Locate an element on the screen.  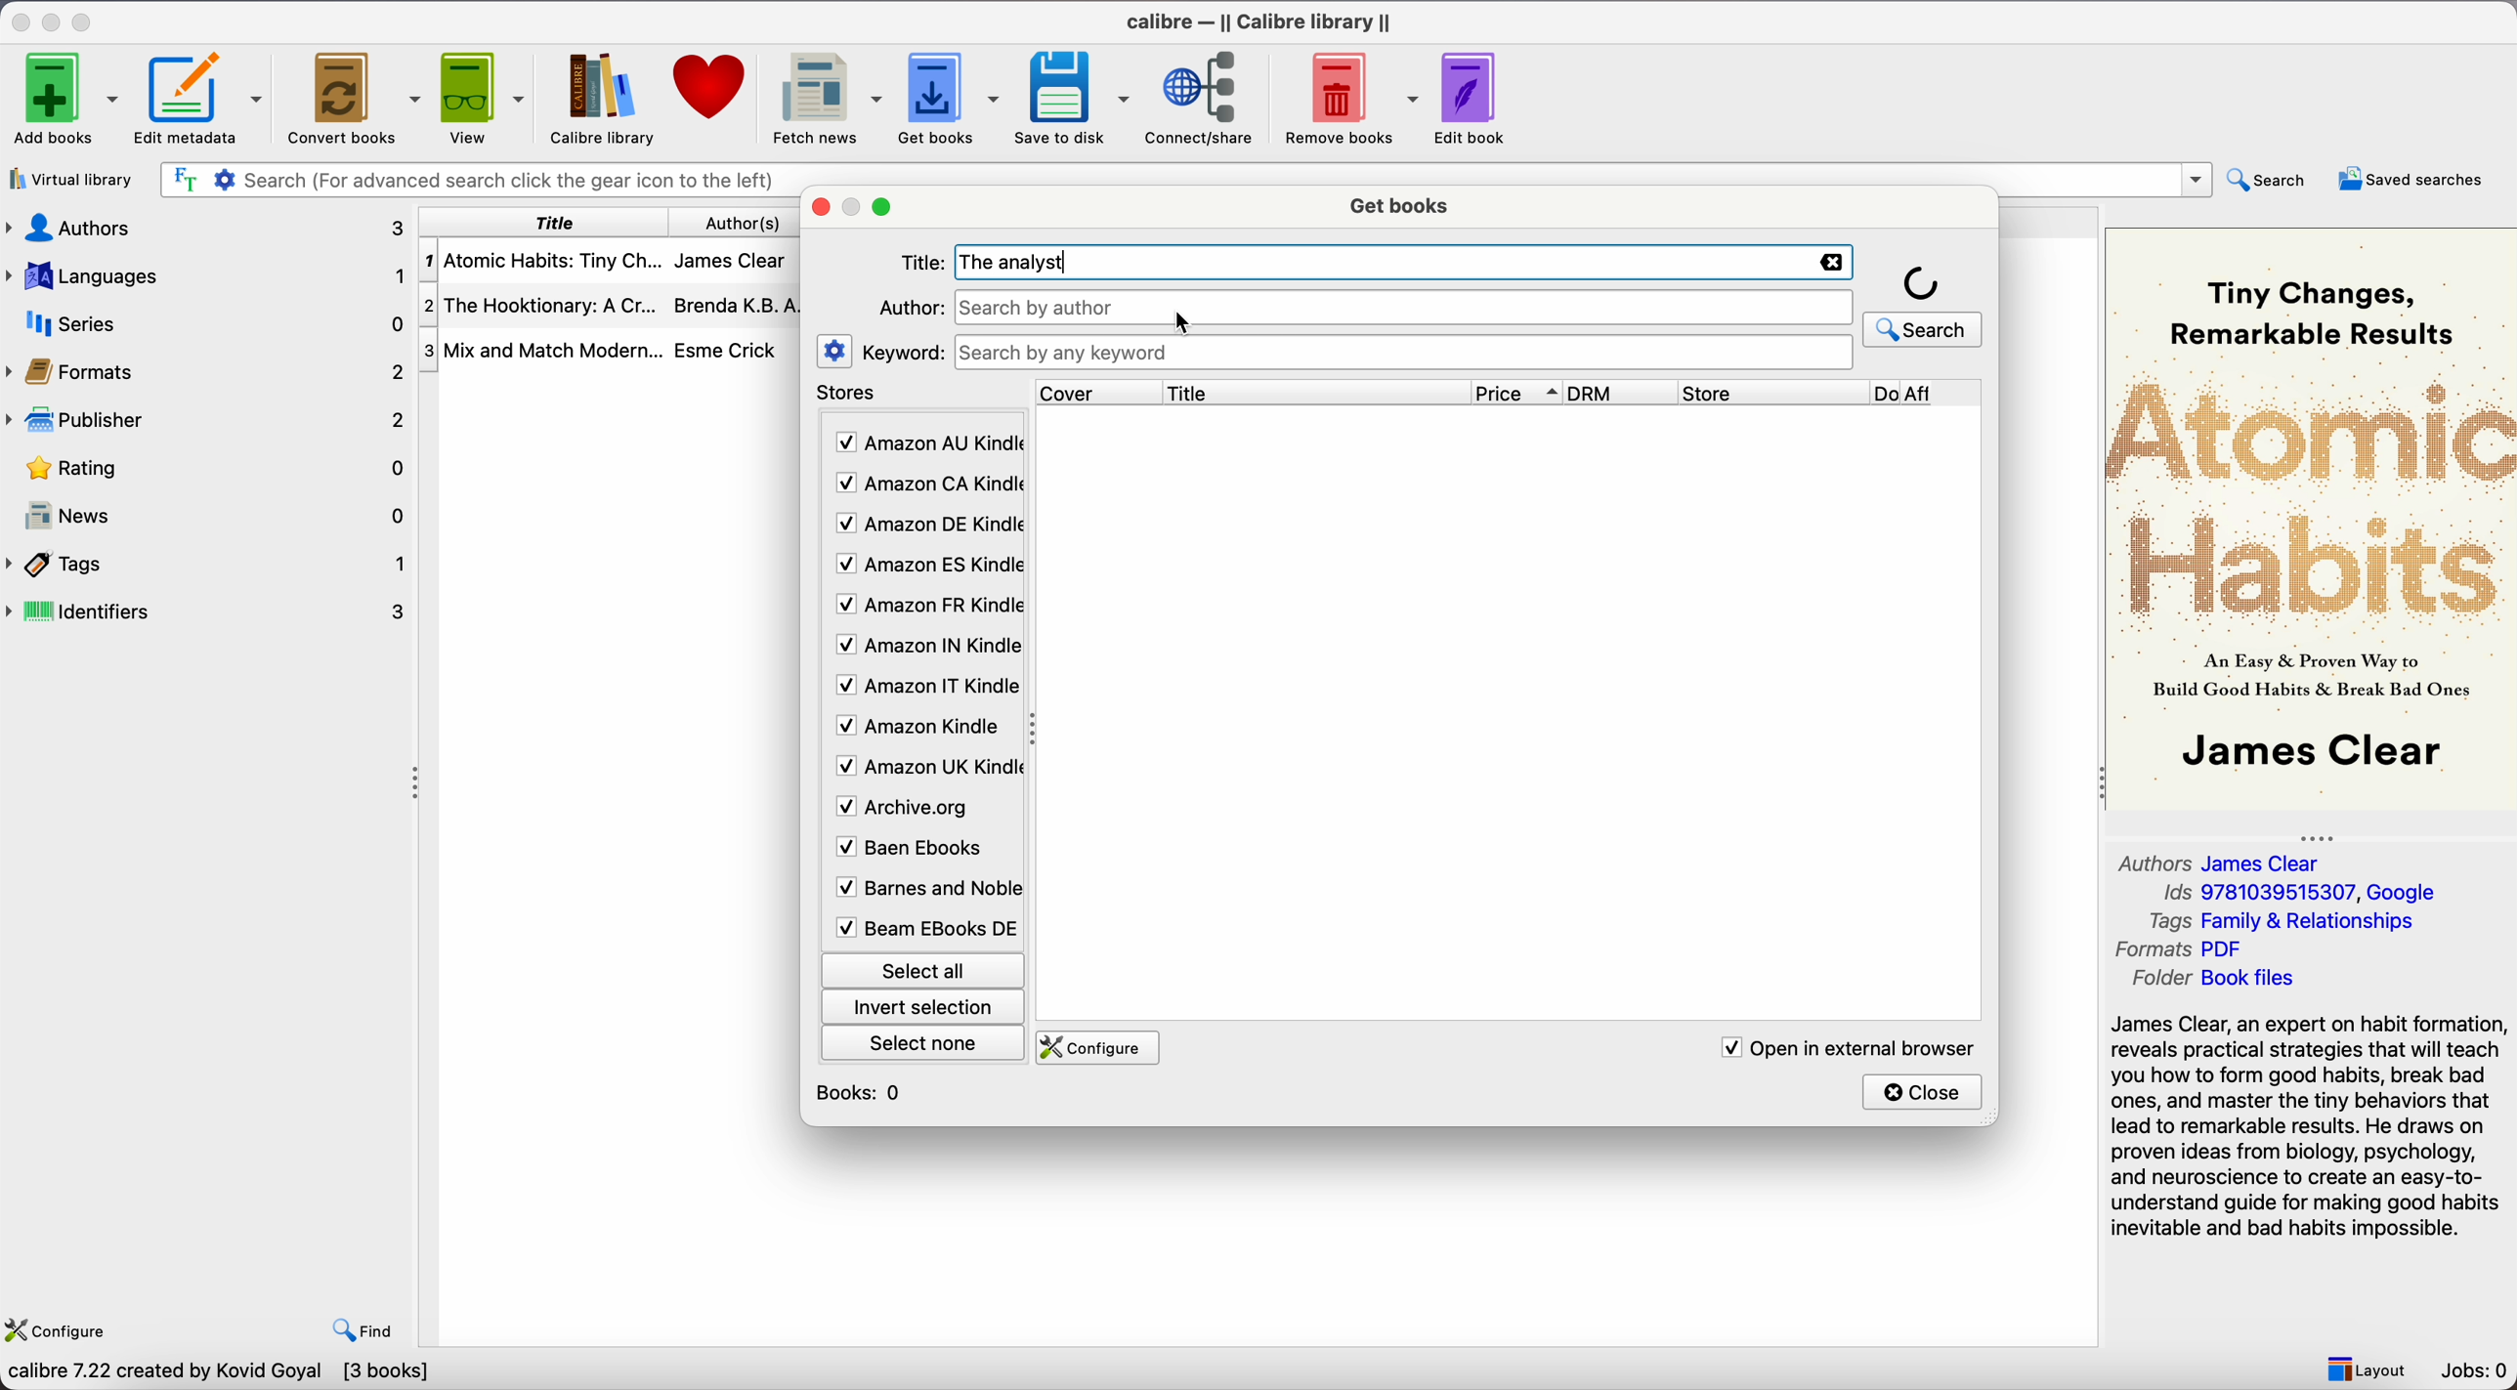
store is located at coordinates (1771, 393).